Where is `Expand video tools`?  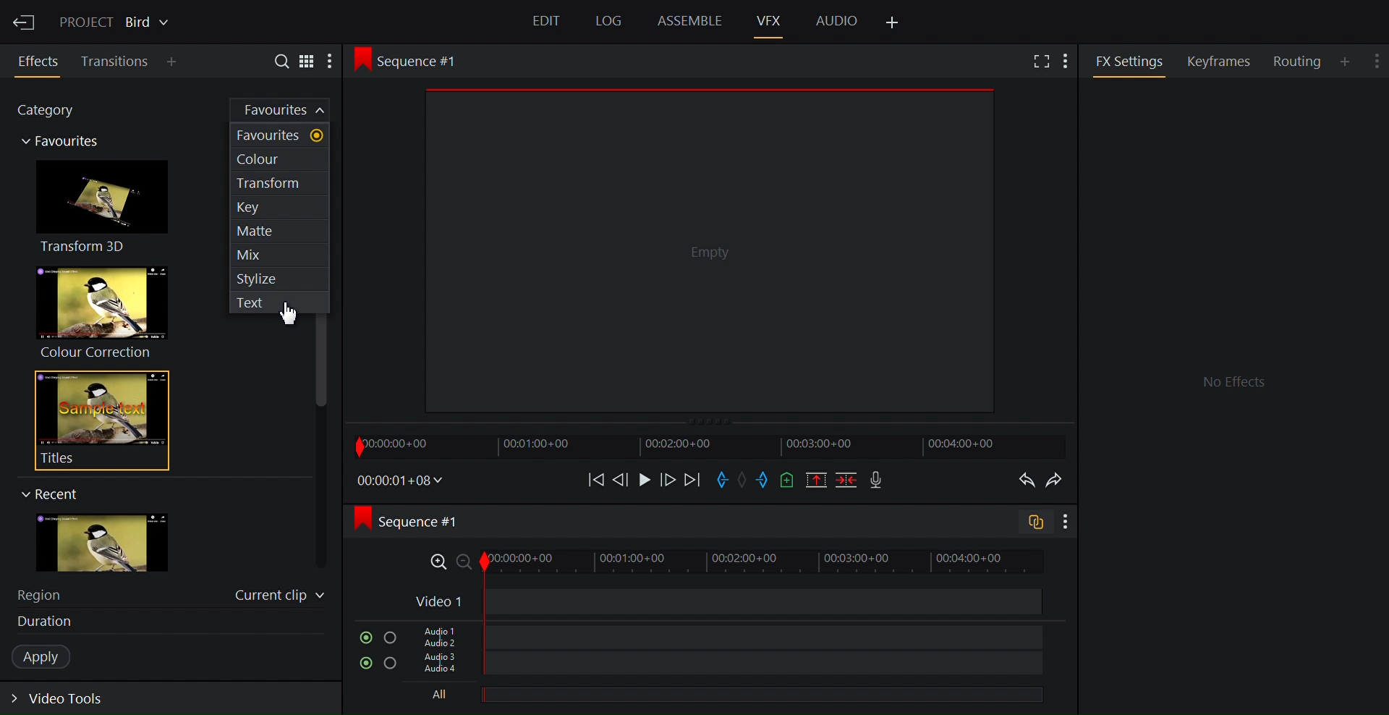
Expand video tools is located at coordinates (67, 701).